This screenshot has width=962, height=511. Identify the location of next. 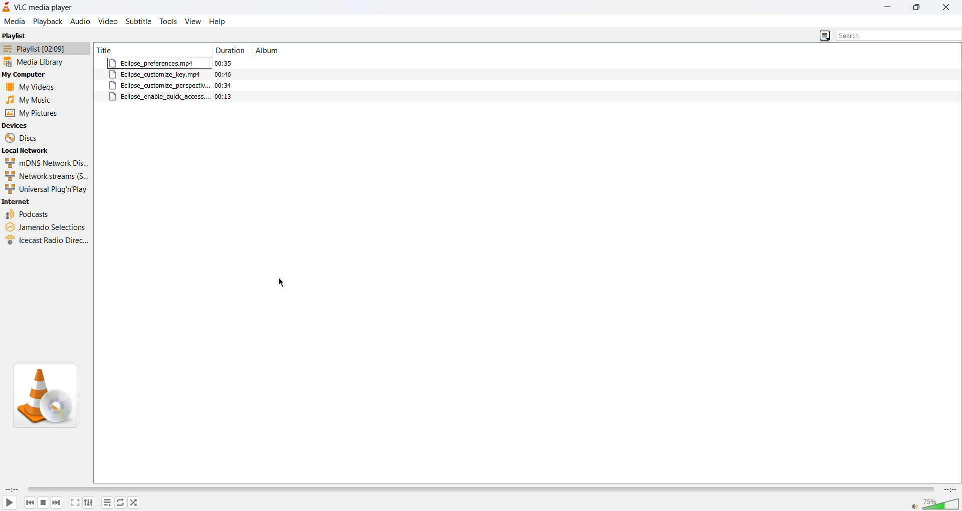
(56, 503).